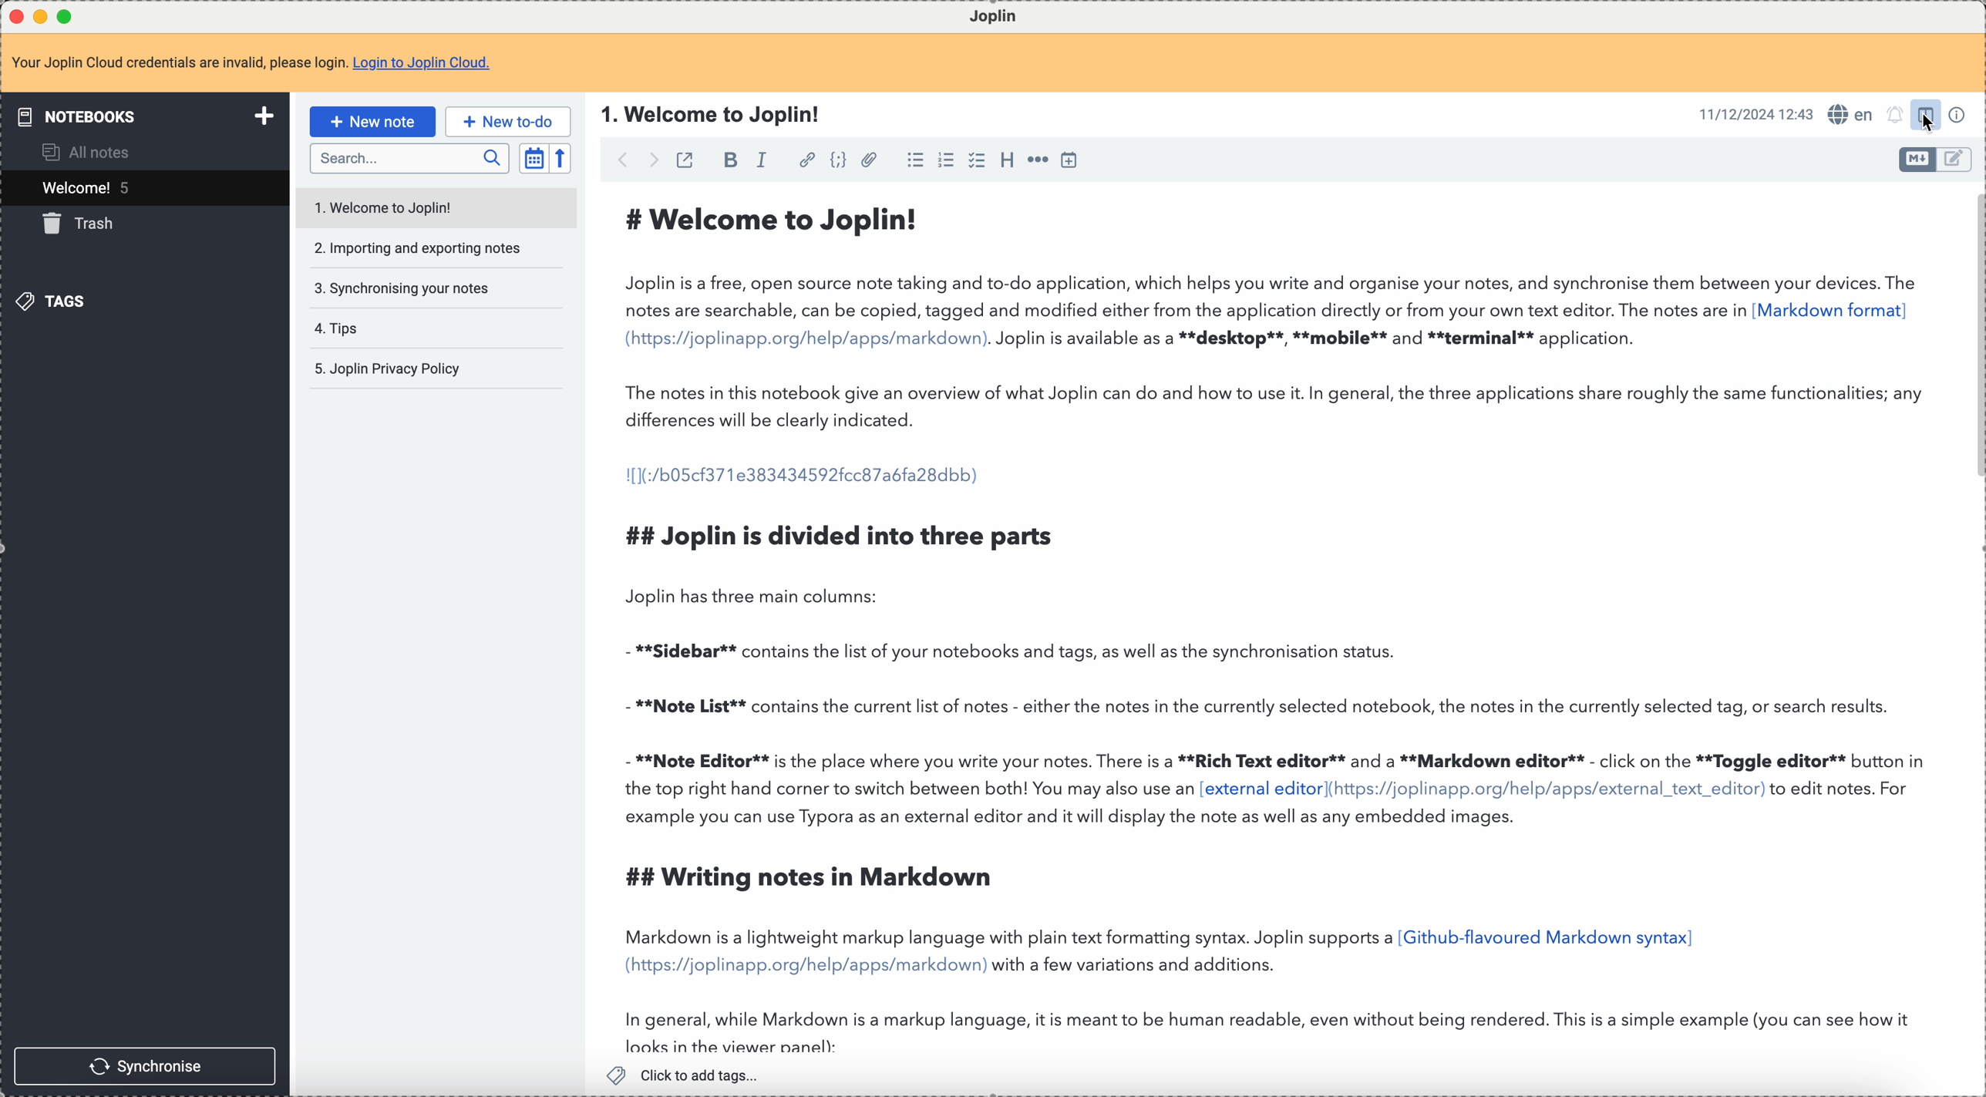 This screenshot has height=1097, width=1986. I want to click on (https://joplinapp.org/help/apps/markdown), so click(805, 966).